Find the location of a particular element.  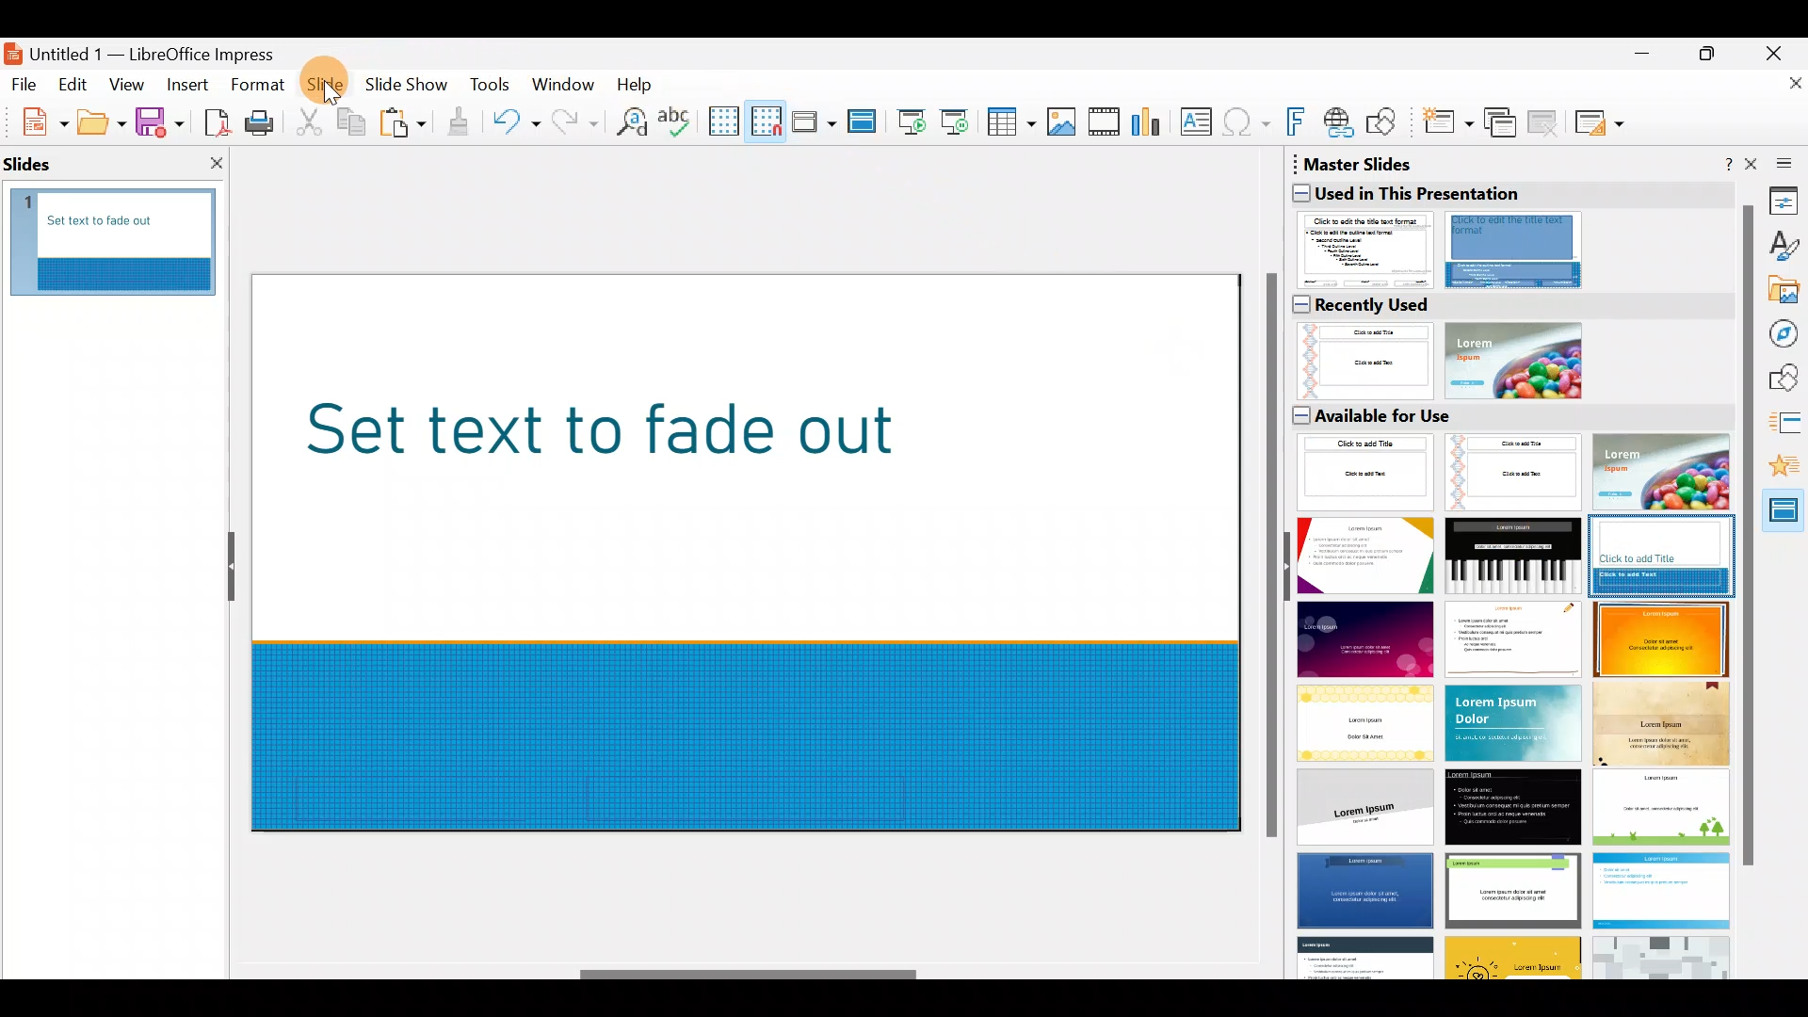

Table is located at coordinates (1012, 123).